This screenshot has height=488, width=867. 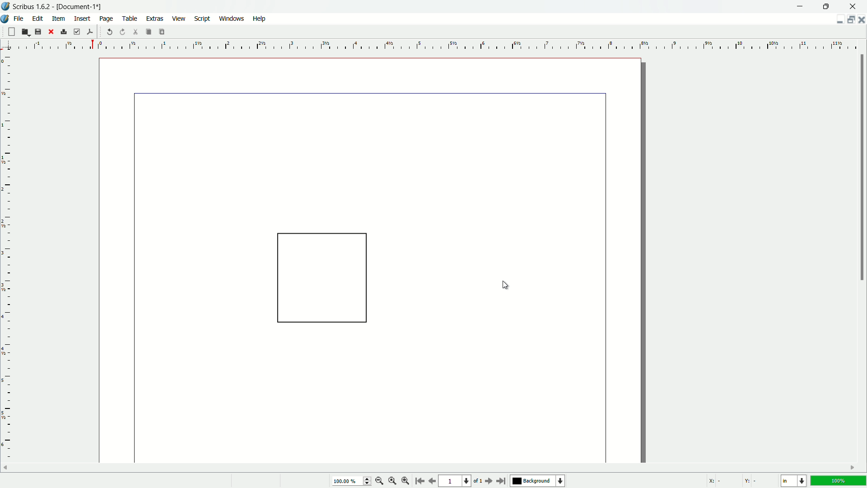 I want to click on new file, so click(x=11, y=32).